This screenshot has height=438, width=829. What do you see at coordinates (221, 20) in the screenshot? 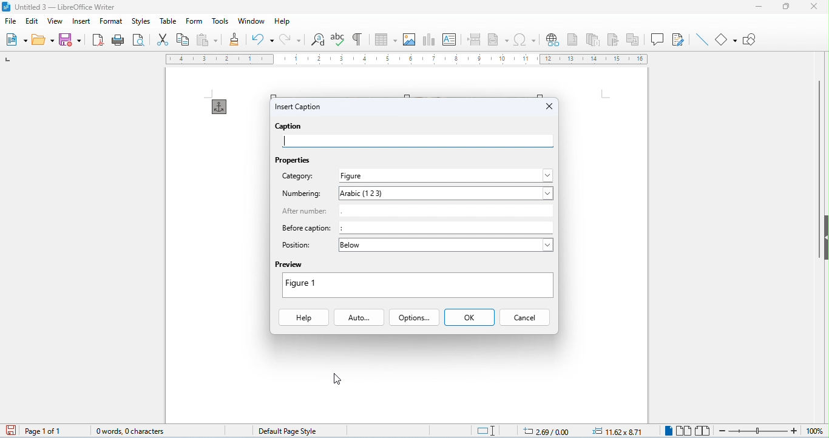
I see `tools` at bounding box center [221, 20].